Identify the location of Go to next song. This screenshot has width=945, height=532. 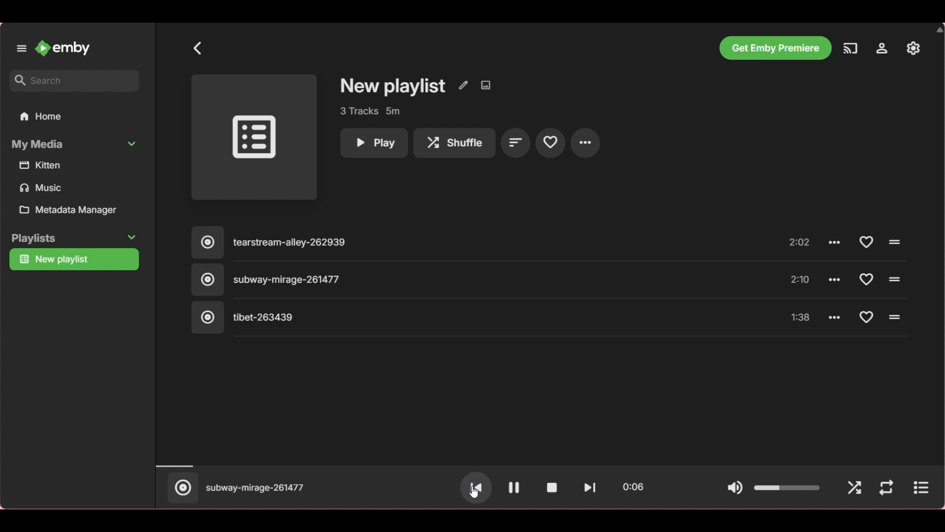
(590, 488).